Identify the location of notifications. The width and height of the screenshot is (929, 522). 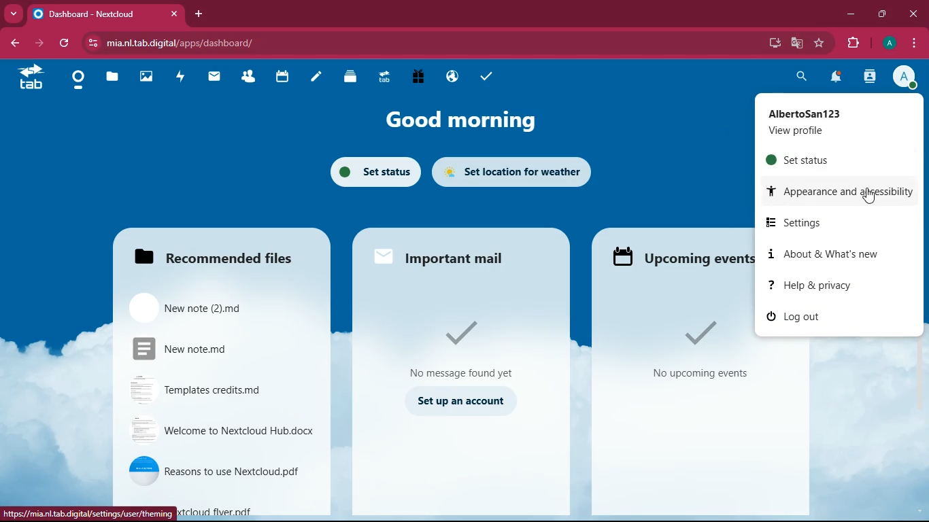
(835, 77).